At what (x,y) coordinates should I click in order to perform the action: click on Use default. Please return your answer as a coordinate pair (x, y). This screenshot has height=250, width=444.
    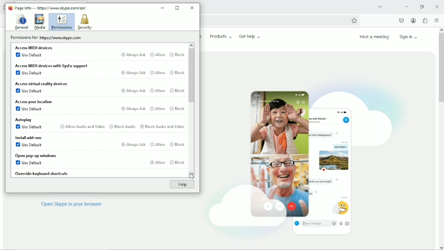
    Looking at the image, I should click on (29, 109).